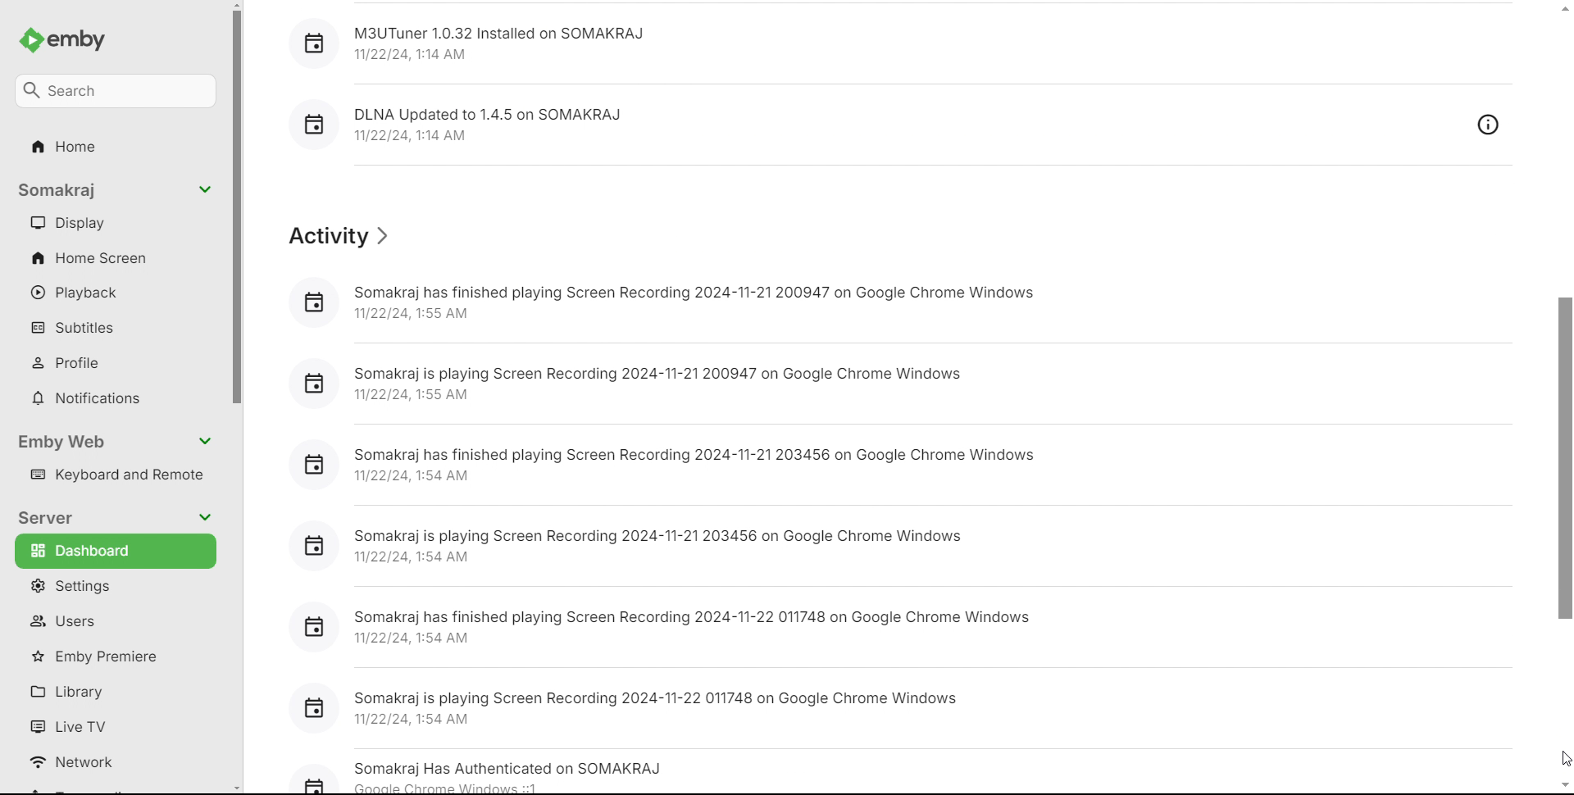 The width and height of the screenshot is (1574, 795). Describe the element at coordinates (115, 516) in the screenshot. I see `server` at that location.